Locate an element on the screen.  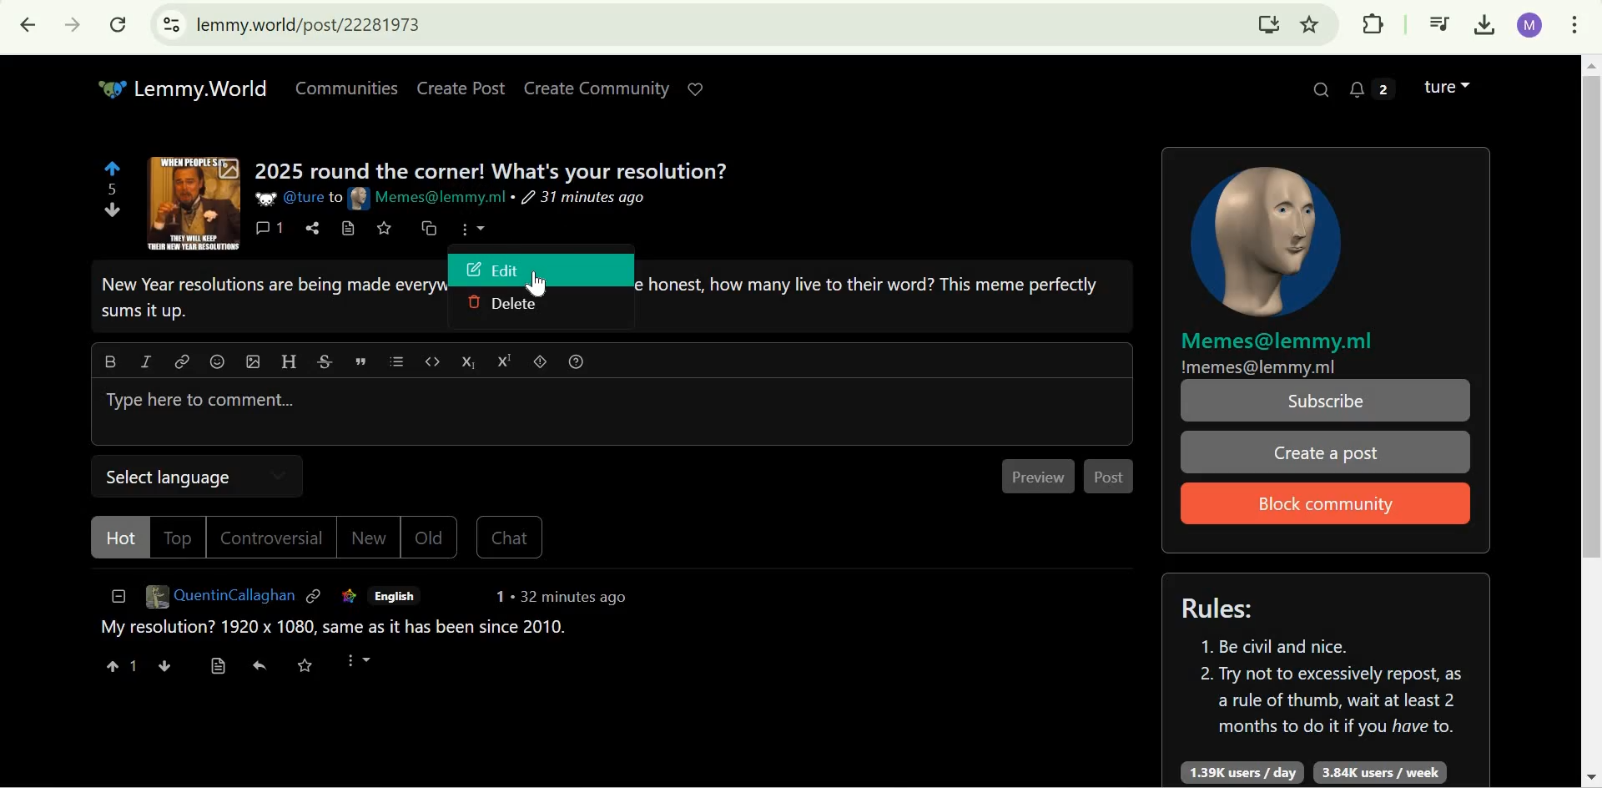
view source is located at coordinates (218, 667).